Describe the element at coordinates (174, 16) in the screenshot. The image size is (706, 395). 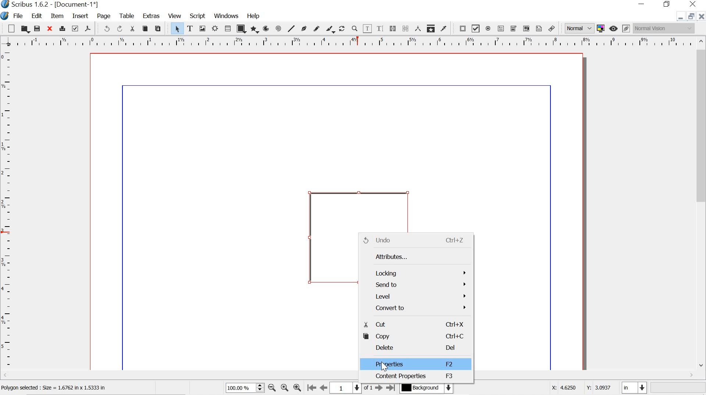
I see `VIEW` at that location.